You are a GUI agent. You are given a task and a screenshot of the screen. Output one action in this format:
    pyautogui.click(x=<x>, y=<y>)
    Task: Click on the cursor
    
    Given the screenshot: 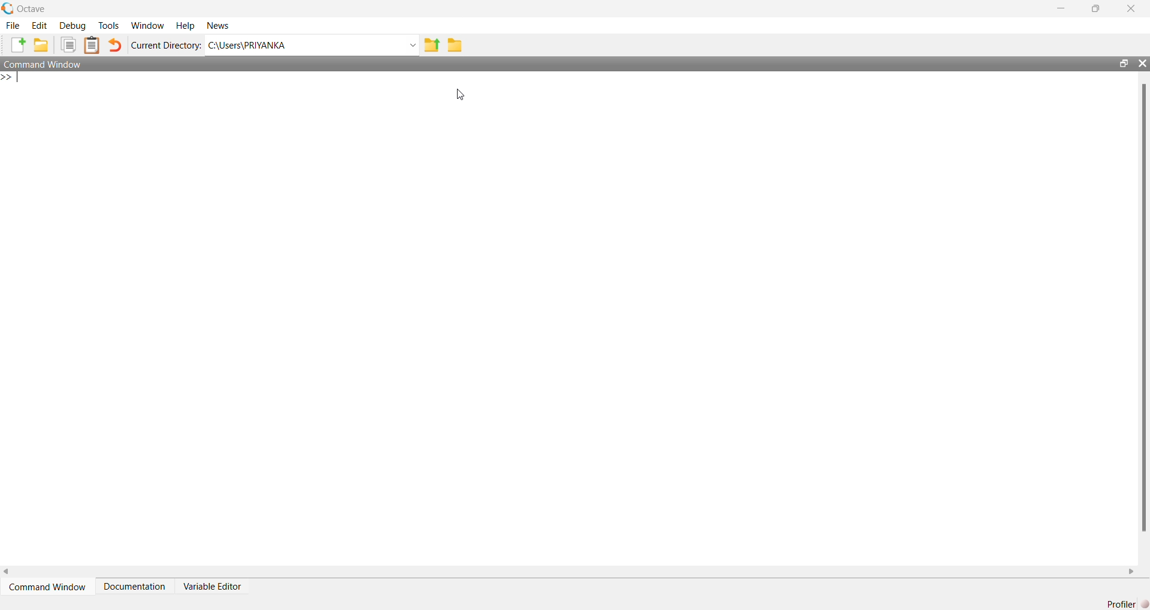 What is the action you would take?
    pyautogui.click(x=462, y=95)
    